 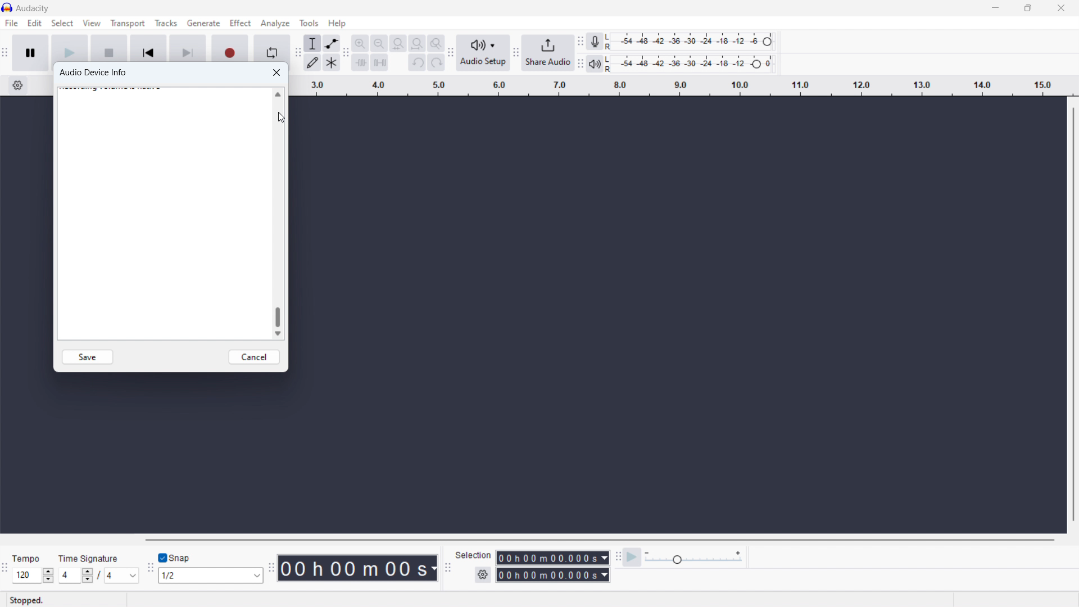 What do you see at coordinates (298, 52) in the screenshot?
I see `tools toolbar` at bounding box center [298, 52].